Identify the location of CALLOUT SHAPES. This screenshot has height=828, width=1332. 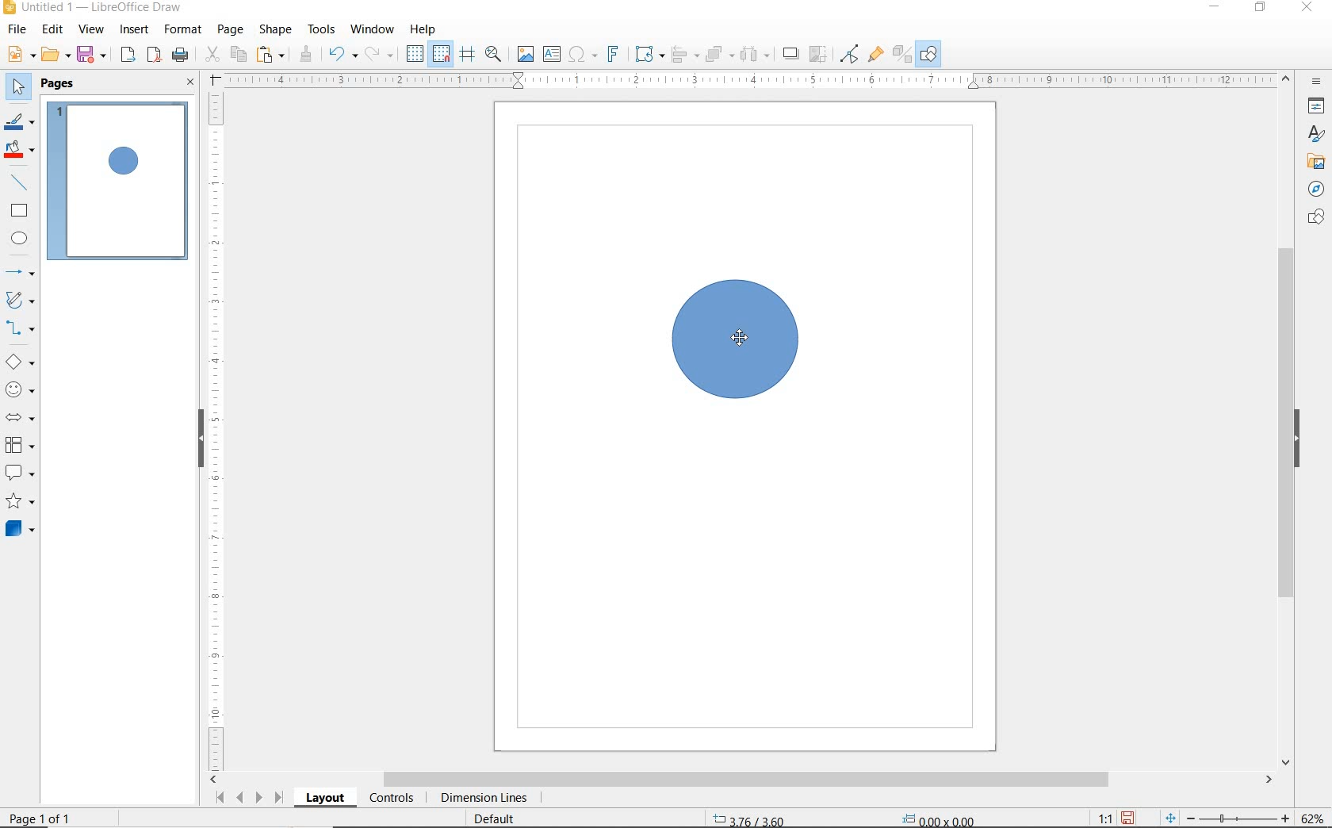
(21, 473).